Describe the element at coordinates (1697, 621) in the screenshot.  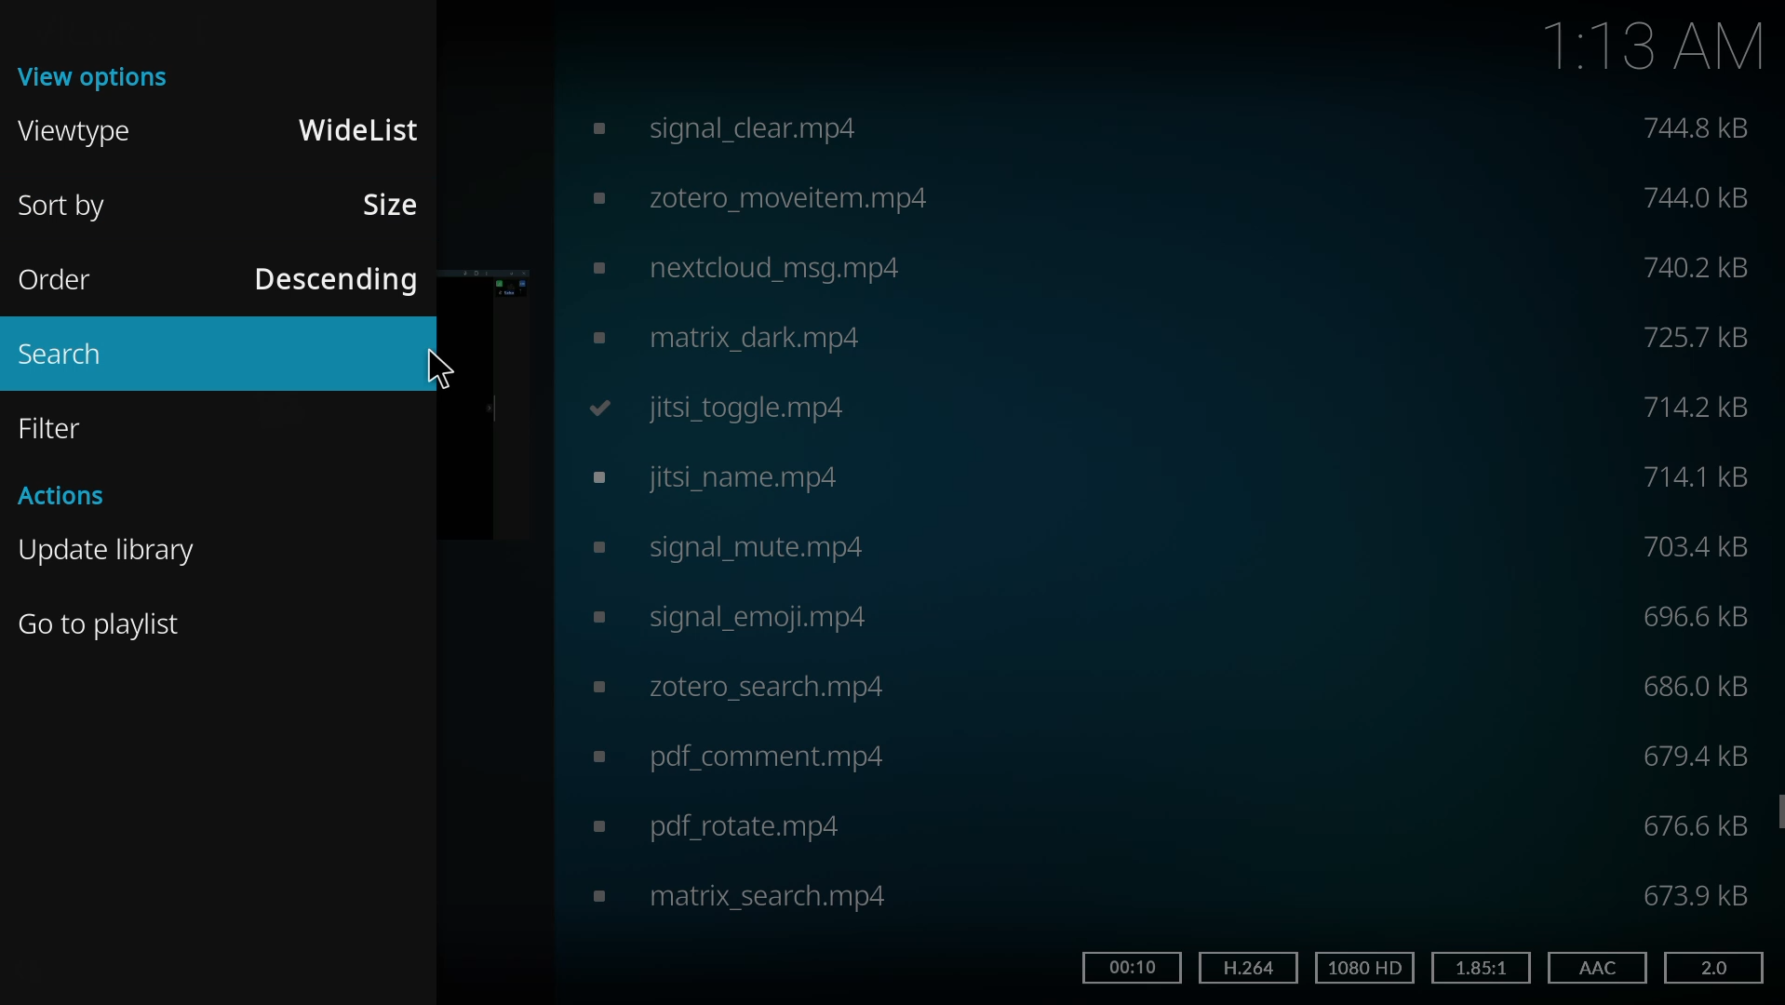
I see `size` at that location.